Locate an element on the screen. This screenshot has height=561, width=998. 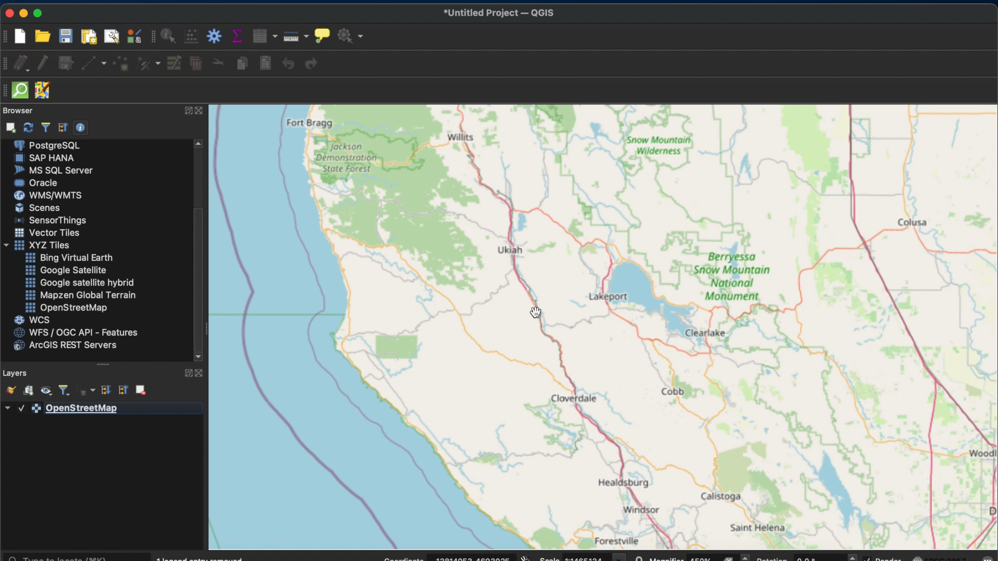
JOSM remote is located at coordinates (42, 90).